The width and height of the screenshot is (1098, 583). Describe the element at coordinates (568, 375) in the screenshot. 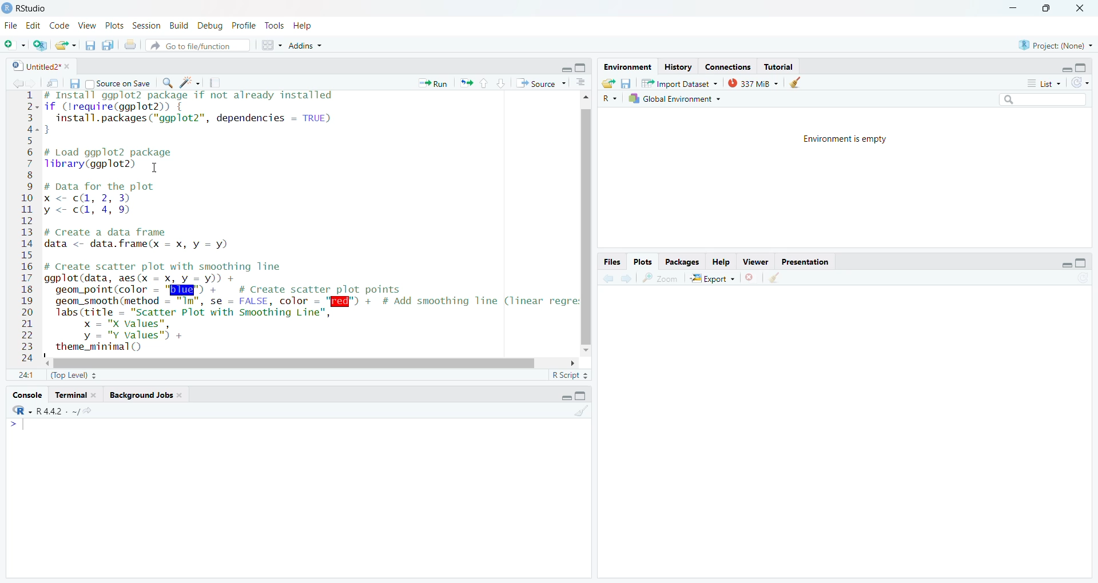

I see `R Script =` at that location.